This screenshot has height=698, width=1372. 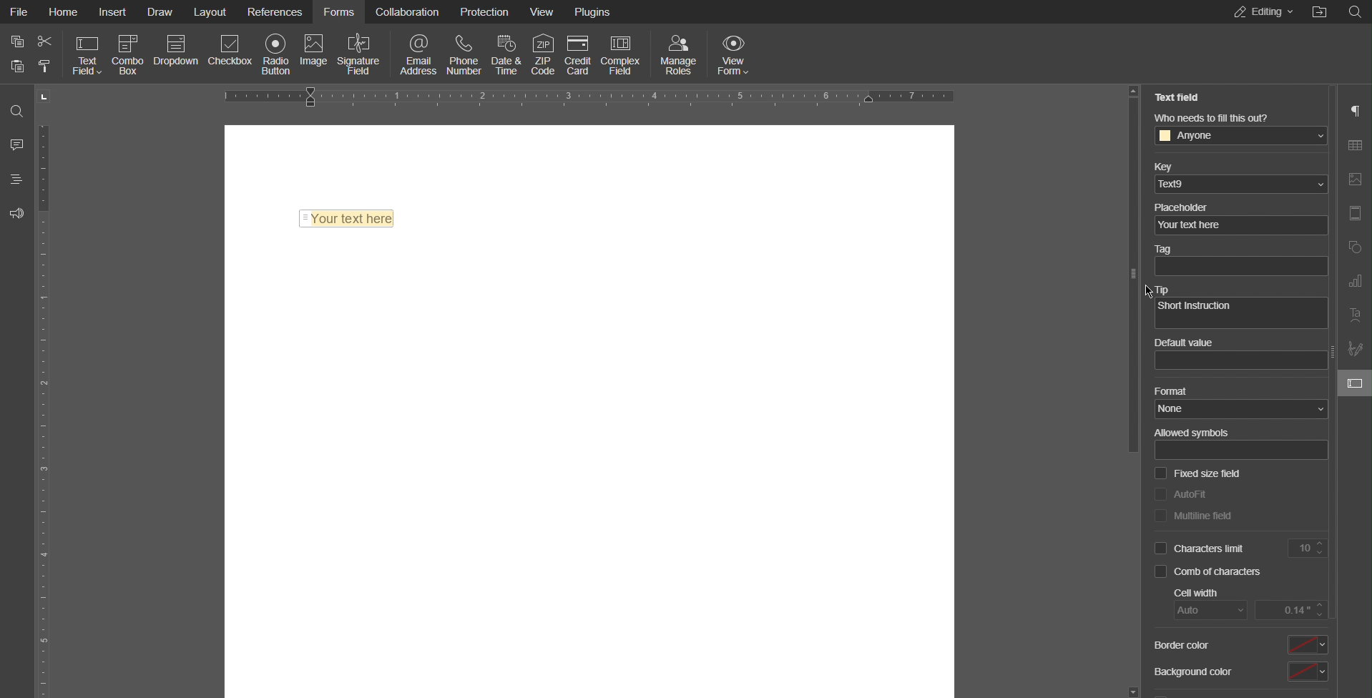 I want to click on Tag, so click(x=1175, y=250).